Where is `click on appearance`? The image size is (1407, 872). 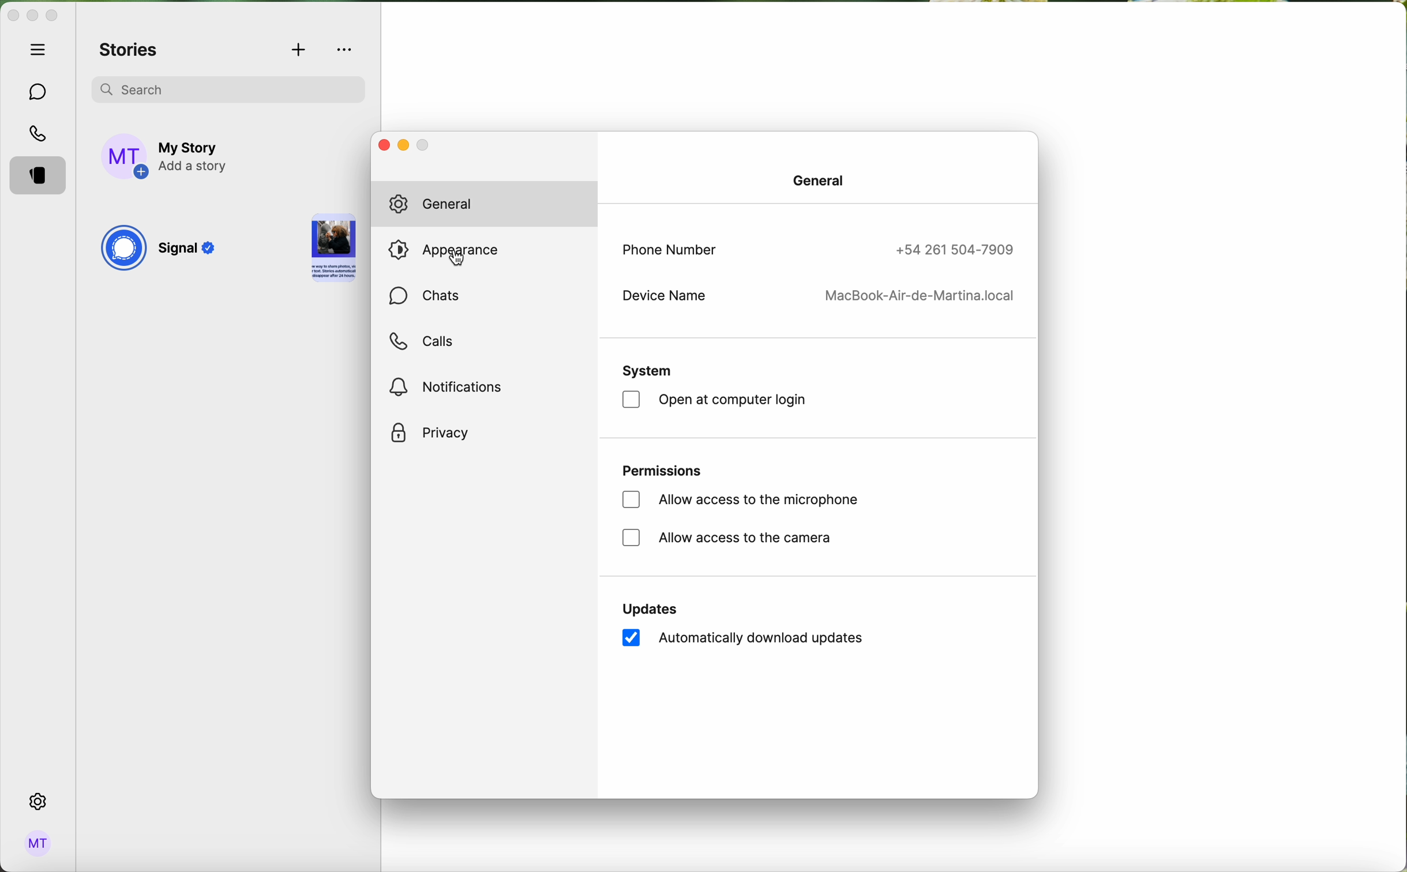 click on appearance is located at coordinates (447, 254).